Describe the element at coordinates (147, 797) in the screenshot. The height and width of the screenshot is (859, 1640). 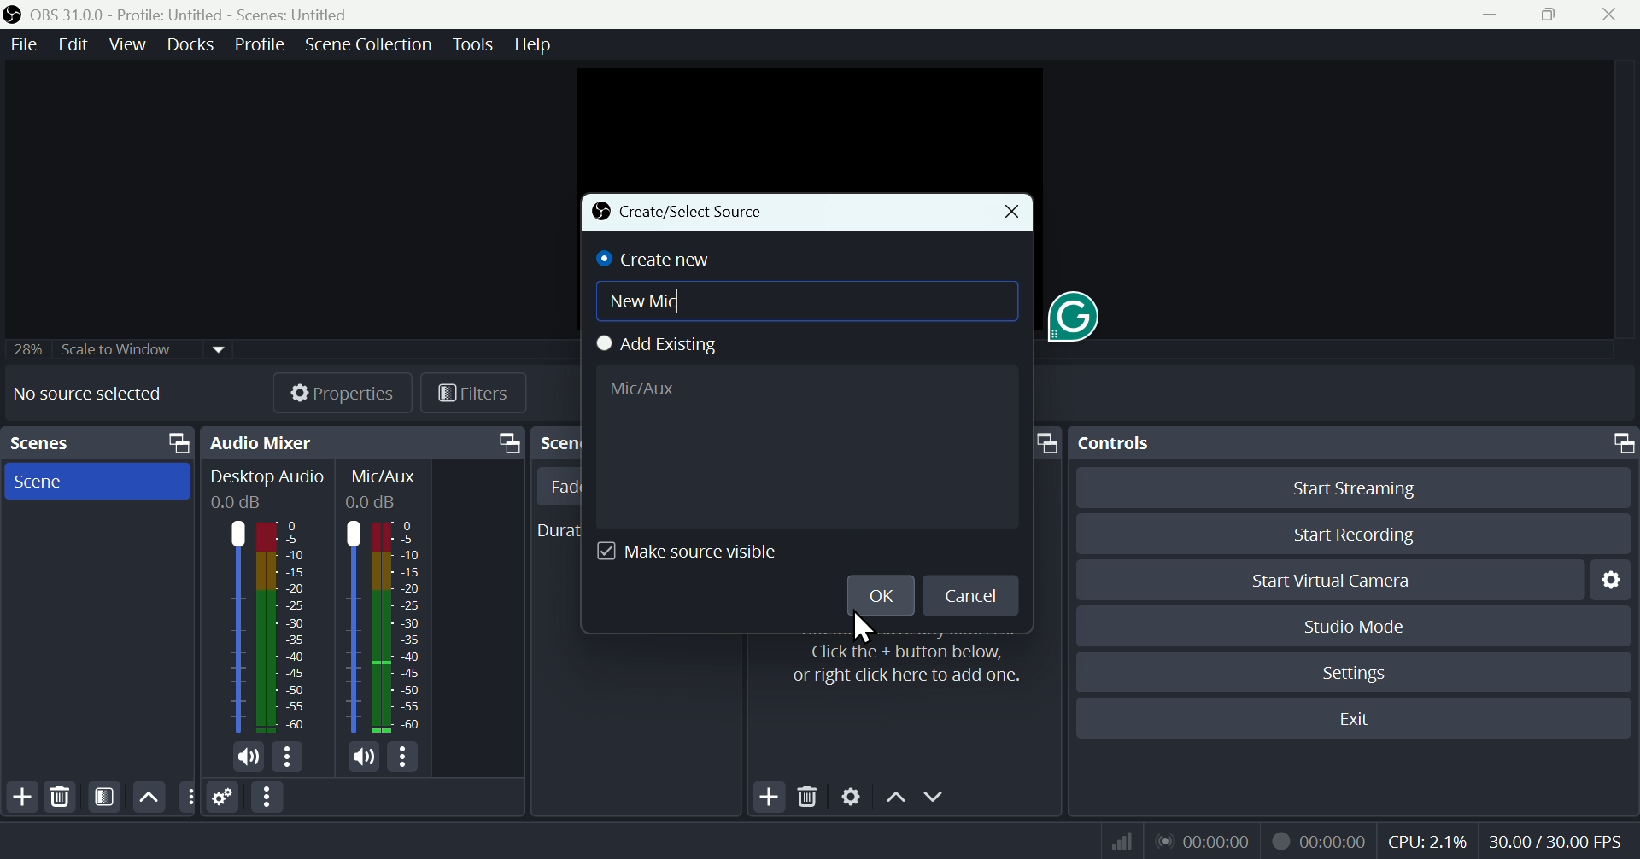
I see `Up` at that location.